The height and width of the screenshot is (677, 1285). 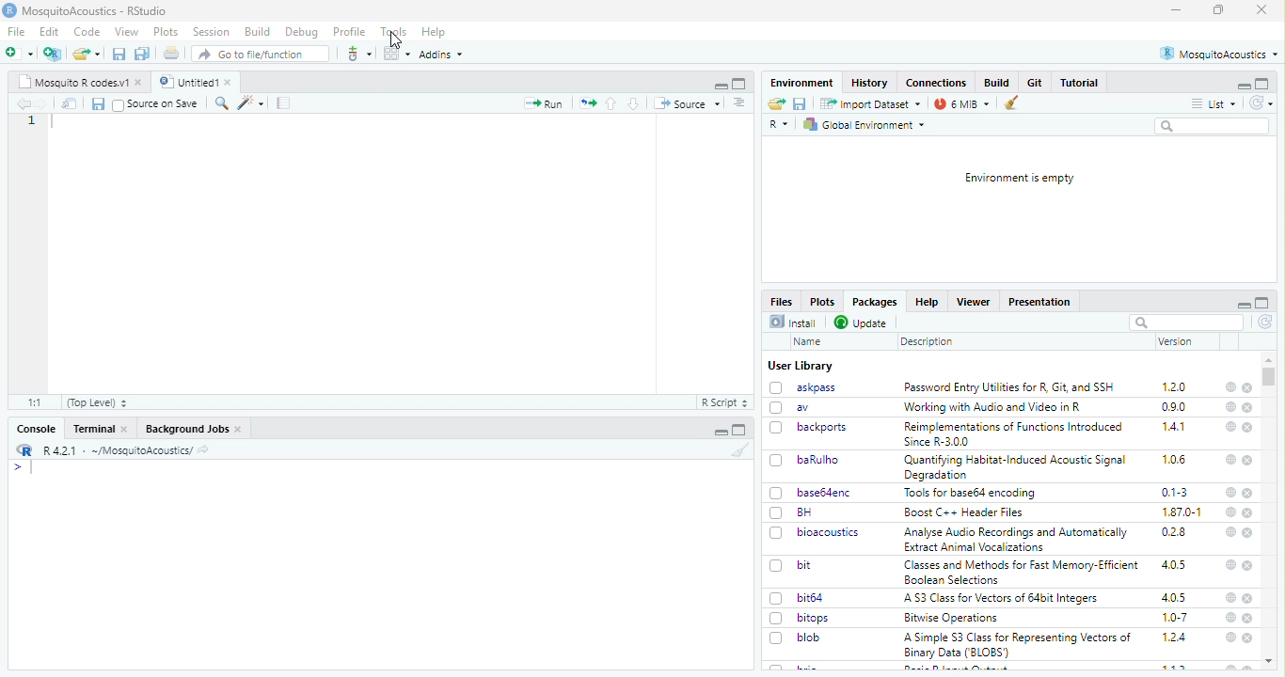 What do you see at coordinates (1247, 408) in the screenshot?
I see `close` at bounding box center [1247, 408].